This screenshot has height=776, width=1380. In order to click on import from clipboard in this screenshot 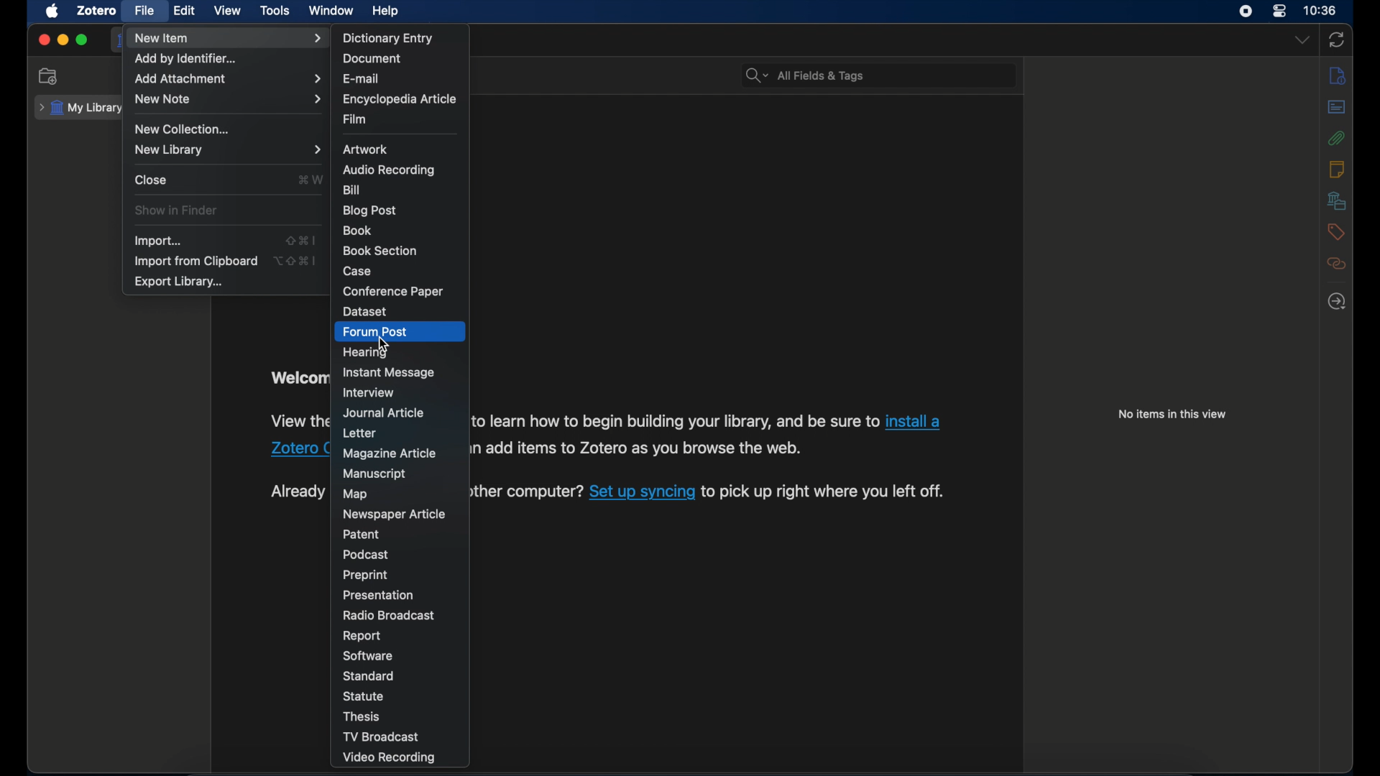, I will do `click(195, 262)`.